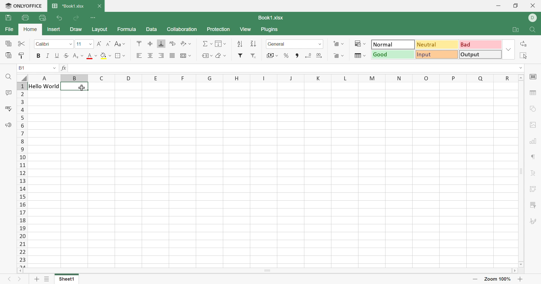 The width and height of the screenshot is (541, 284). What do you see at coordinates (85, 44) in the screenshot?
I see `Font size` at bounding box center [85, 44].